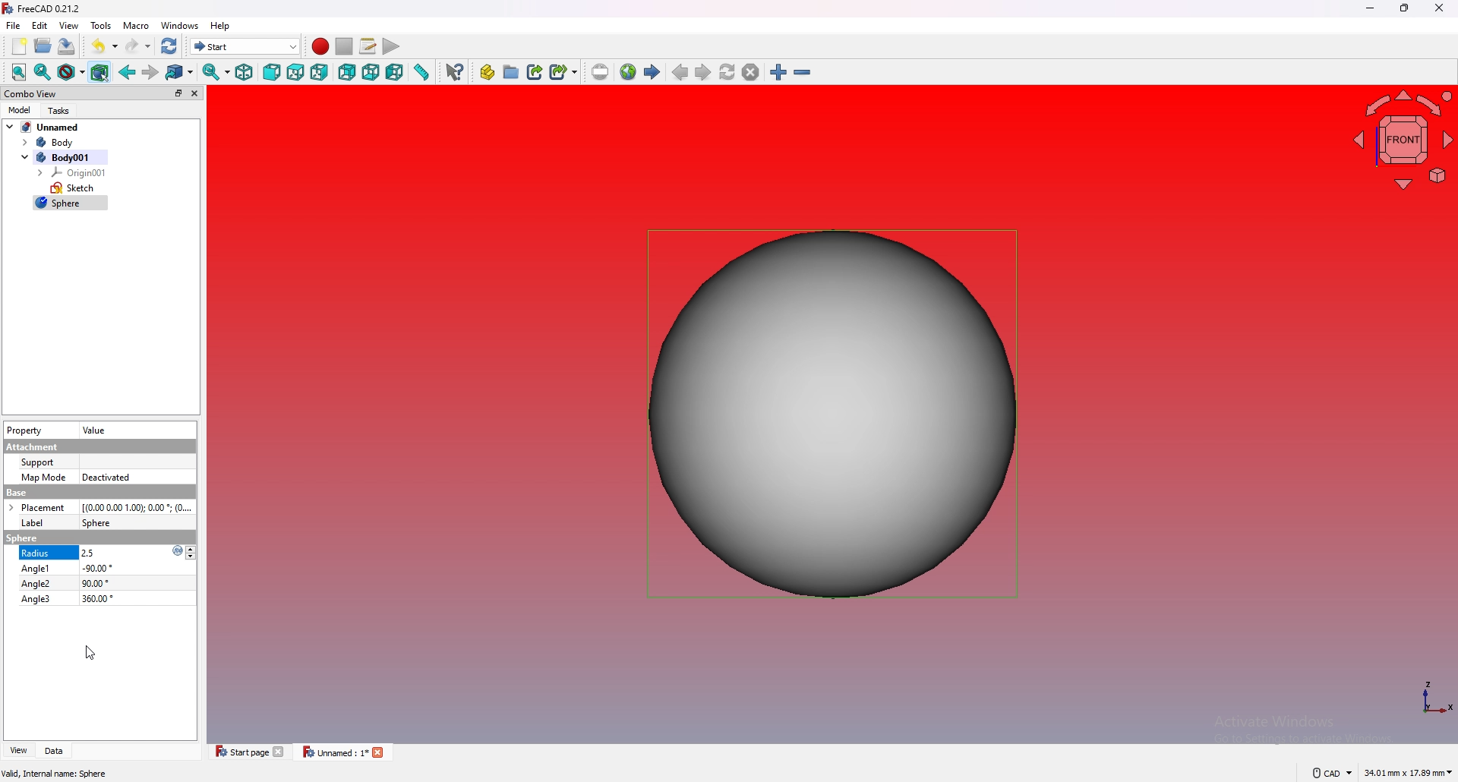 This screenshot has height=782, width=1458. I want to click on origin001, so click(74, 172).